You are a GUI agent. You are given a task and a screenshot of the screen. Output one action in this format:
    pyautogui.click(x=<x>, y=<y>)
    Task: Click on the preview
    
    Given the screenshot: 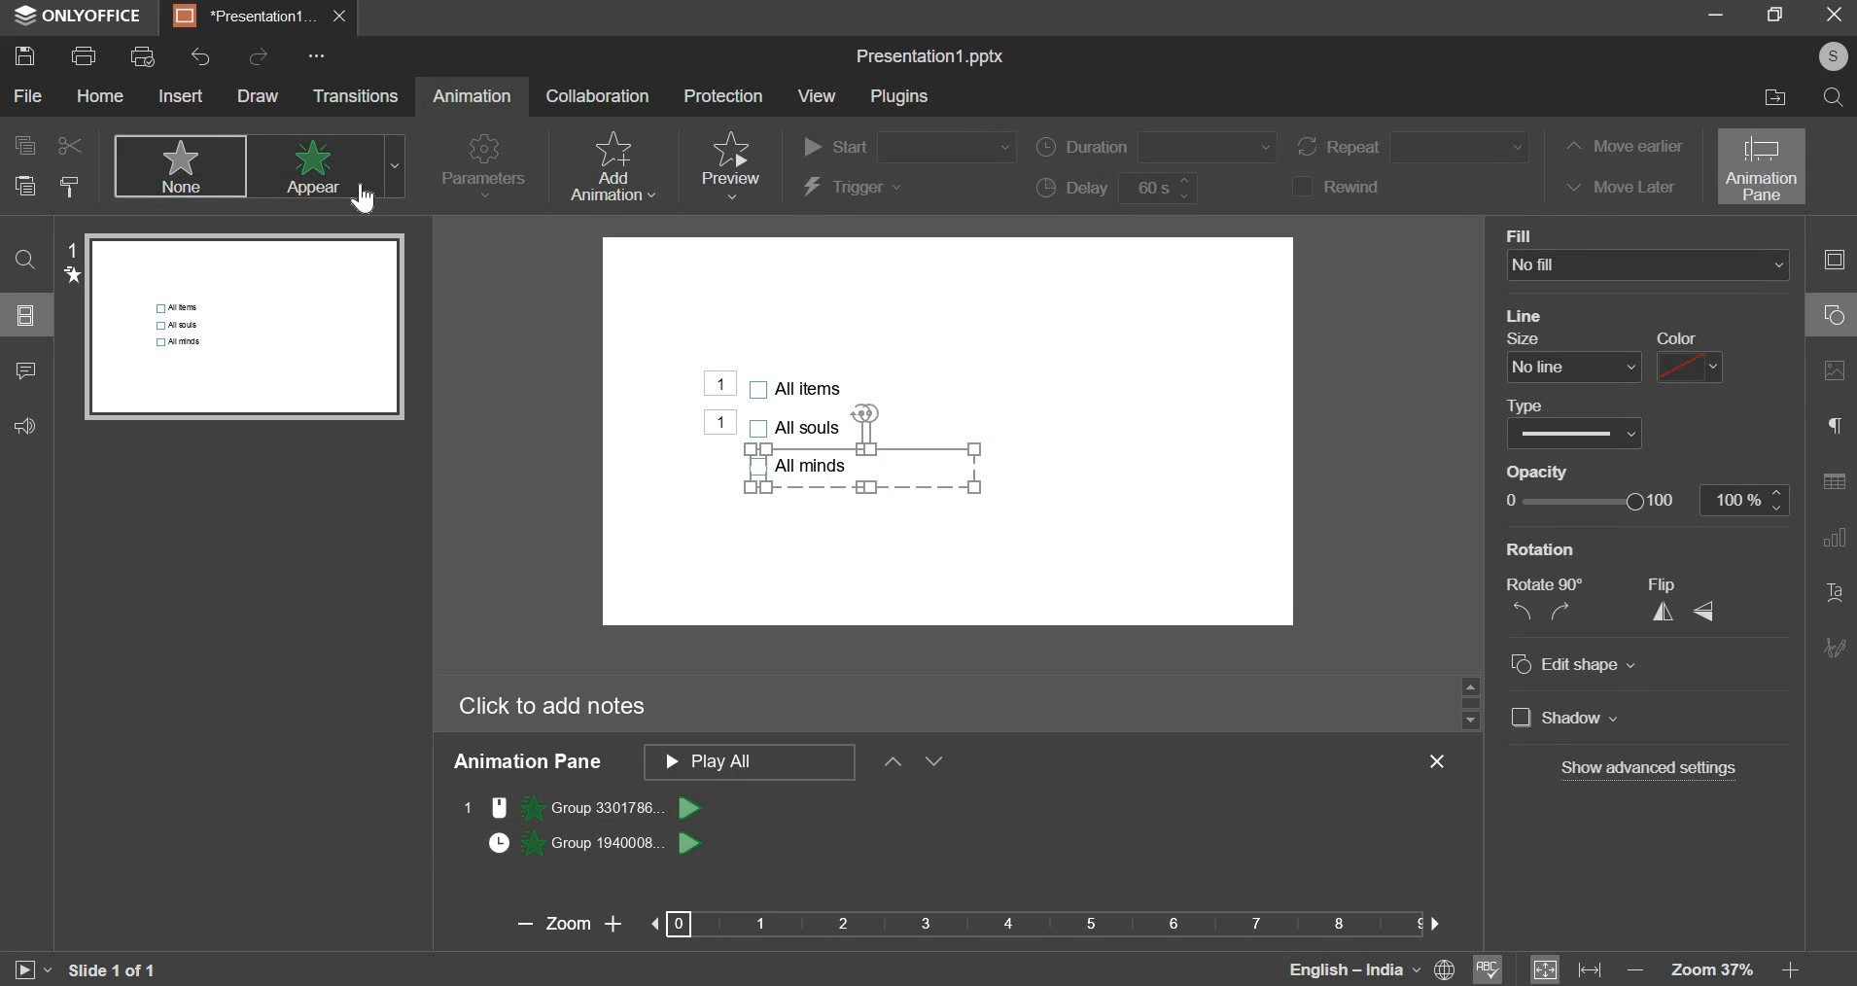 What is the action you would take?
    pyautogui.click(x=729, y=164)
    